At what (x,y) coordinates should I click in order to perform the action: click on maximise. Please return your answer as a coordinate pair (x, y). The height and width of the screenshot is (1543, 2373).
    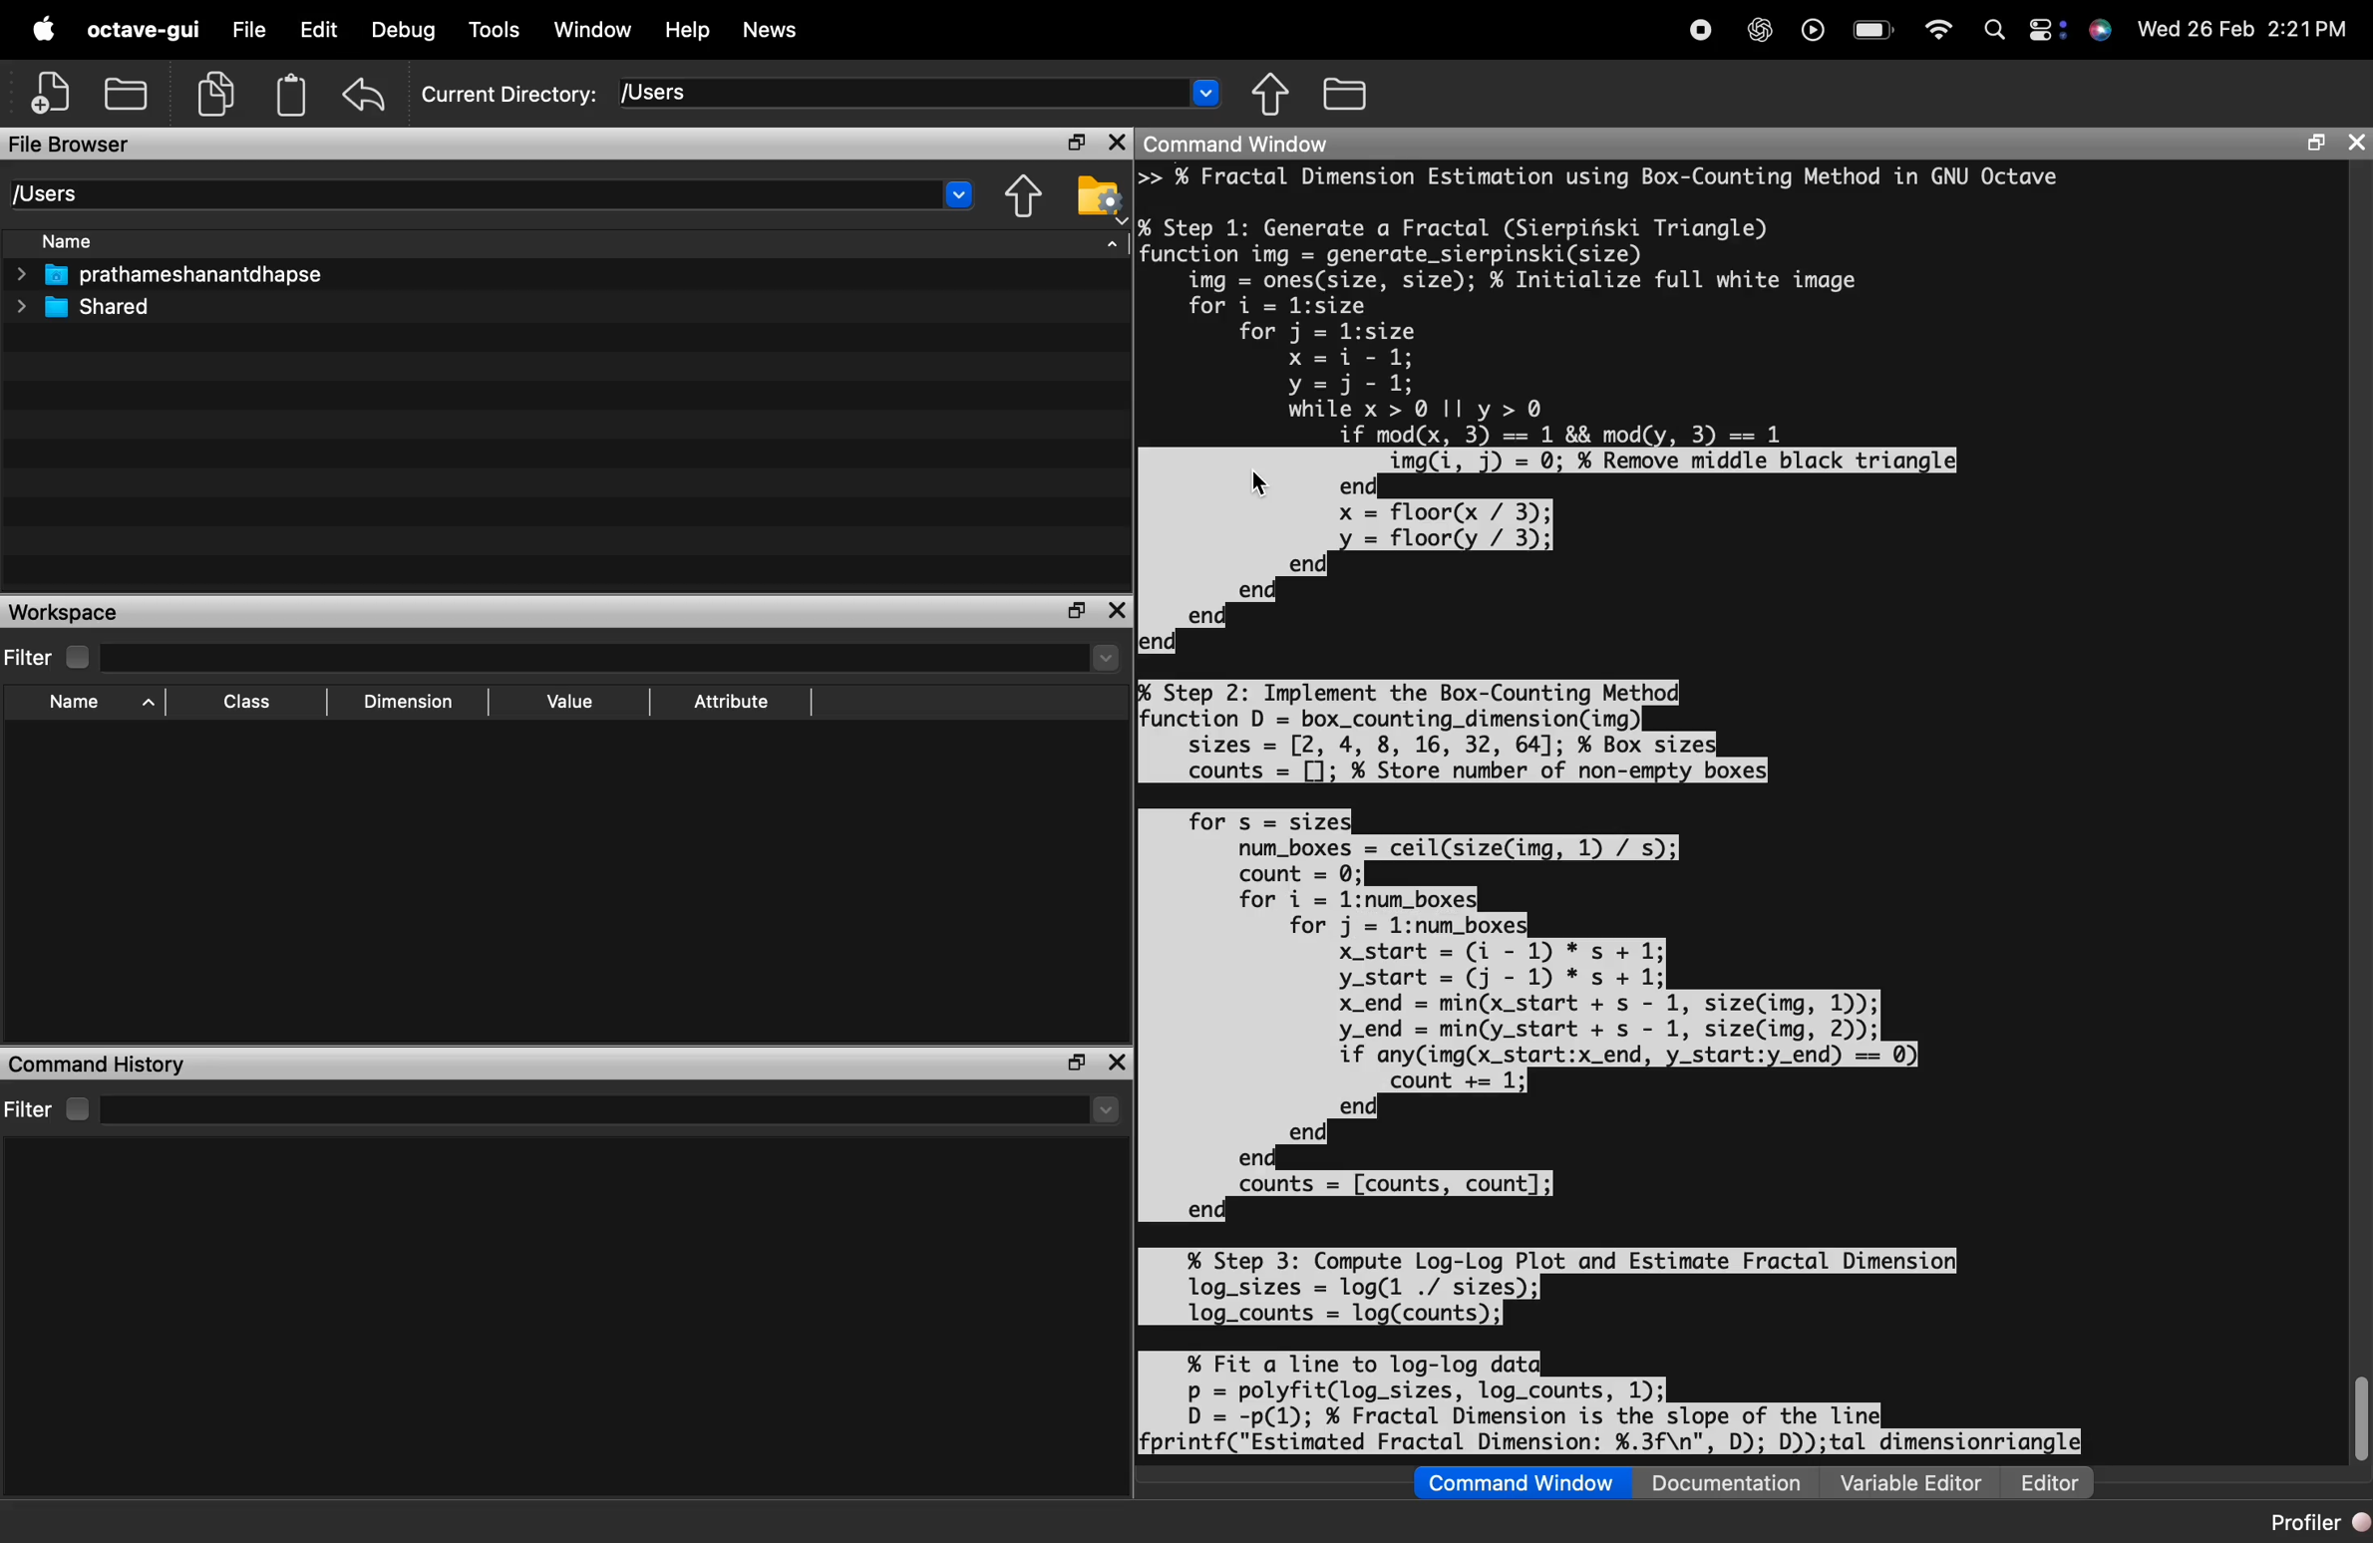
    Looking at the image, I should click on (1064, 139).